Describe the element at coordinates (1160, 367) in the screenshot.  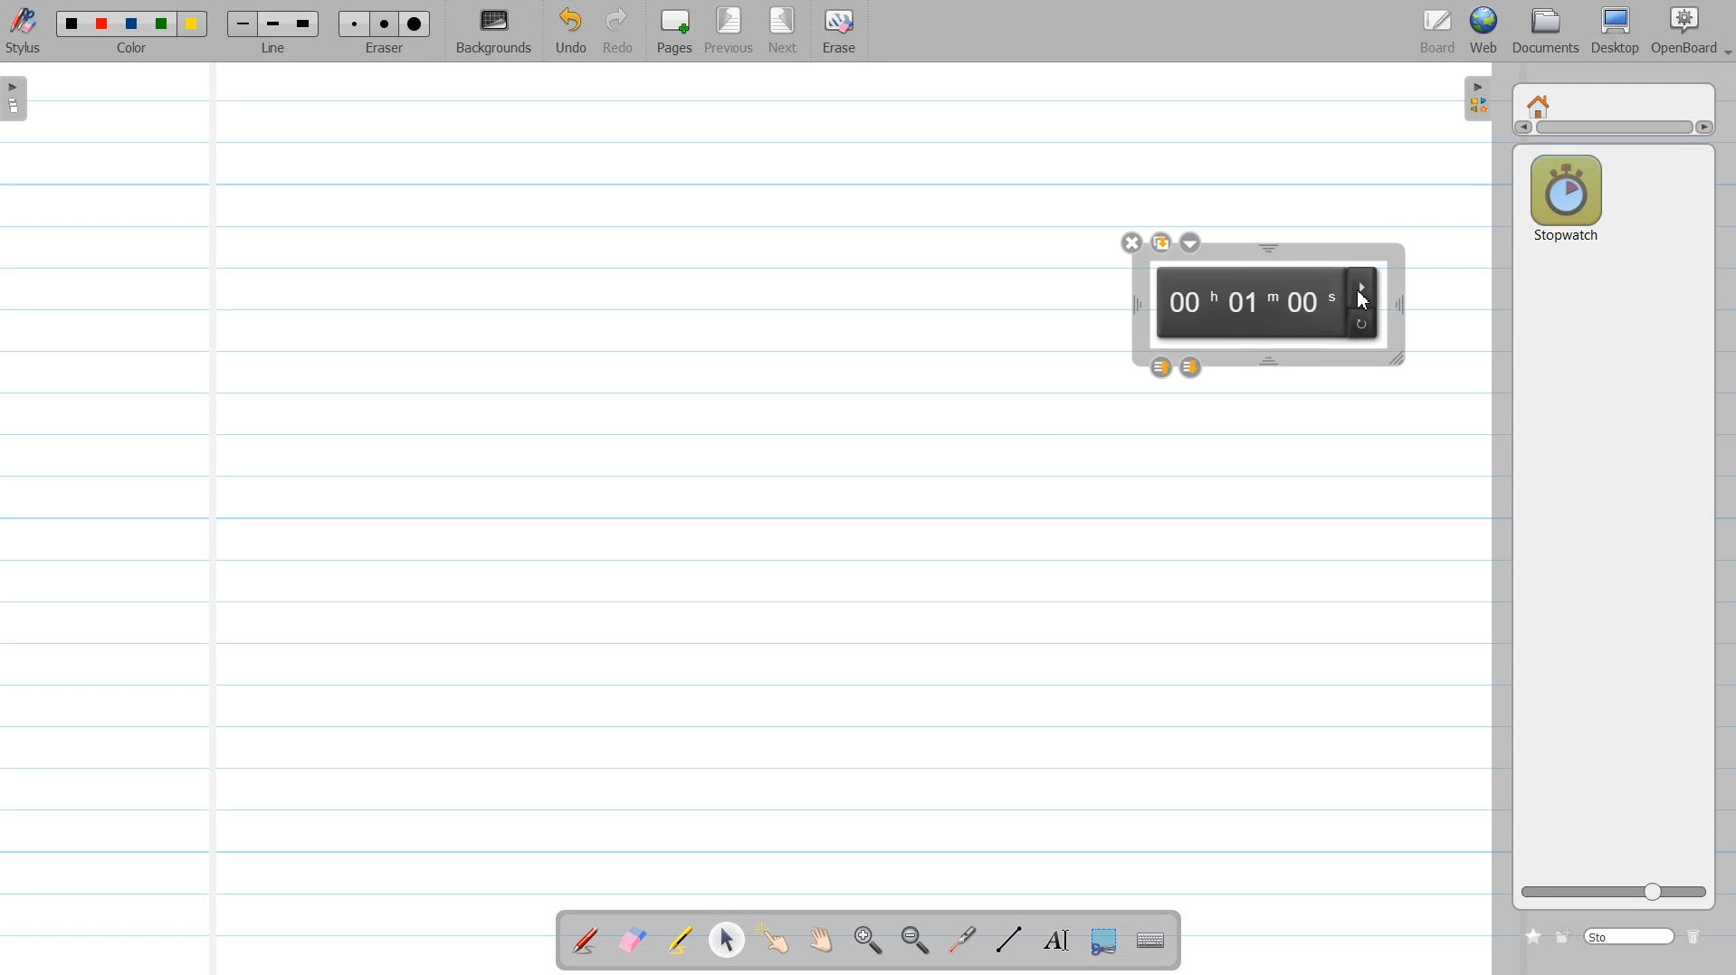
I see `Layer up` at that location.